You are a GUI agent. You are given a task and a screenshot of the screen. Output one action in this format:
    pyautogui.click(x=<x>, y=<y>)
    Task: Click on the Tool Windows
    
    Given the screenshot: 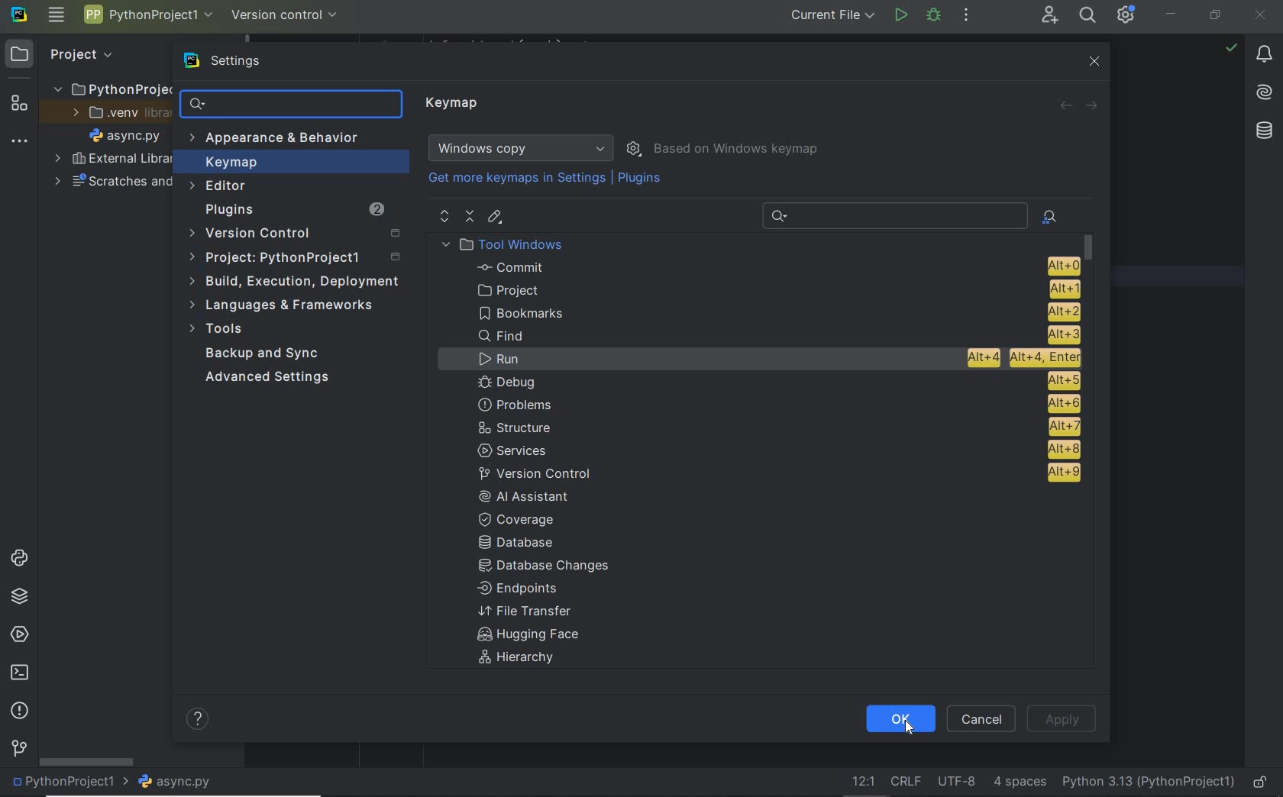 What is the action you would take?
    pyautogui.click(x=509, y=244)
    